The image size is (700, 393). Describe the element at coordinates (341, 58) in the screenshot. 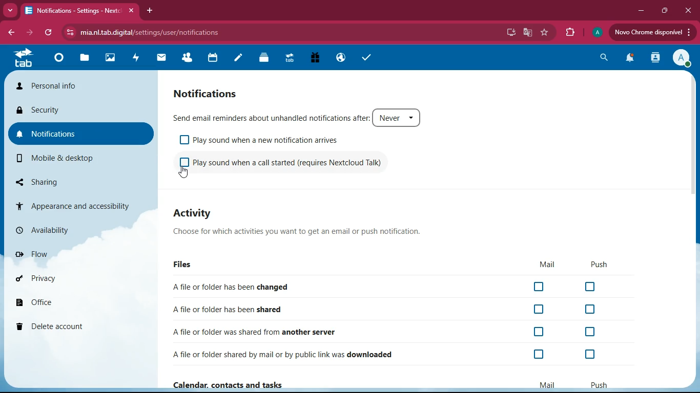

I see `public` at that location.